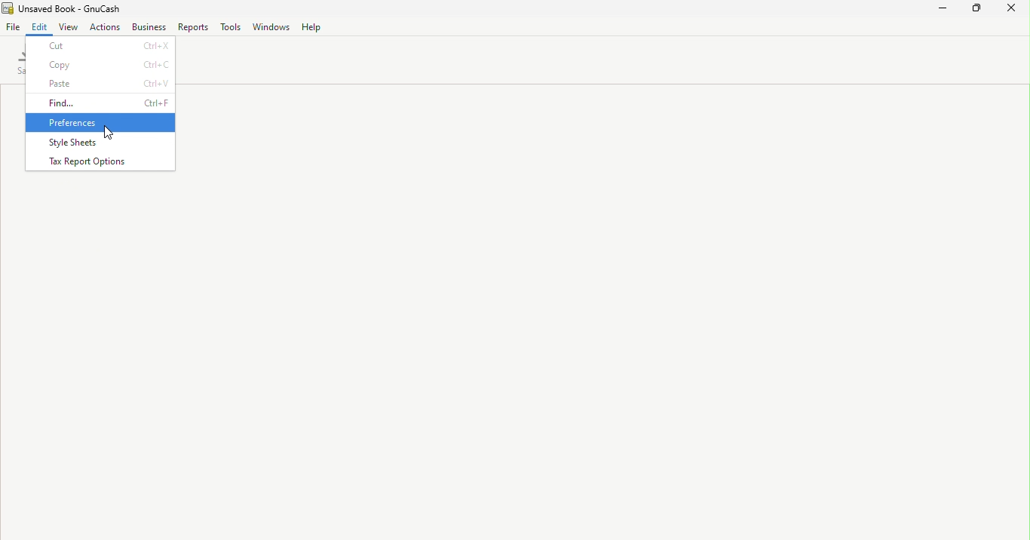 The image size is (1030, 540). What do you see at coordinates (39, 27) in the screenshot?
I see `Edit` at bounding box center [39, 27].